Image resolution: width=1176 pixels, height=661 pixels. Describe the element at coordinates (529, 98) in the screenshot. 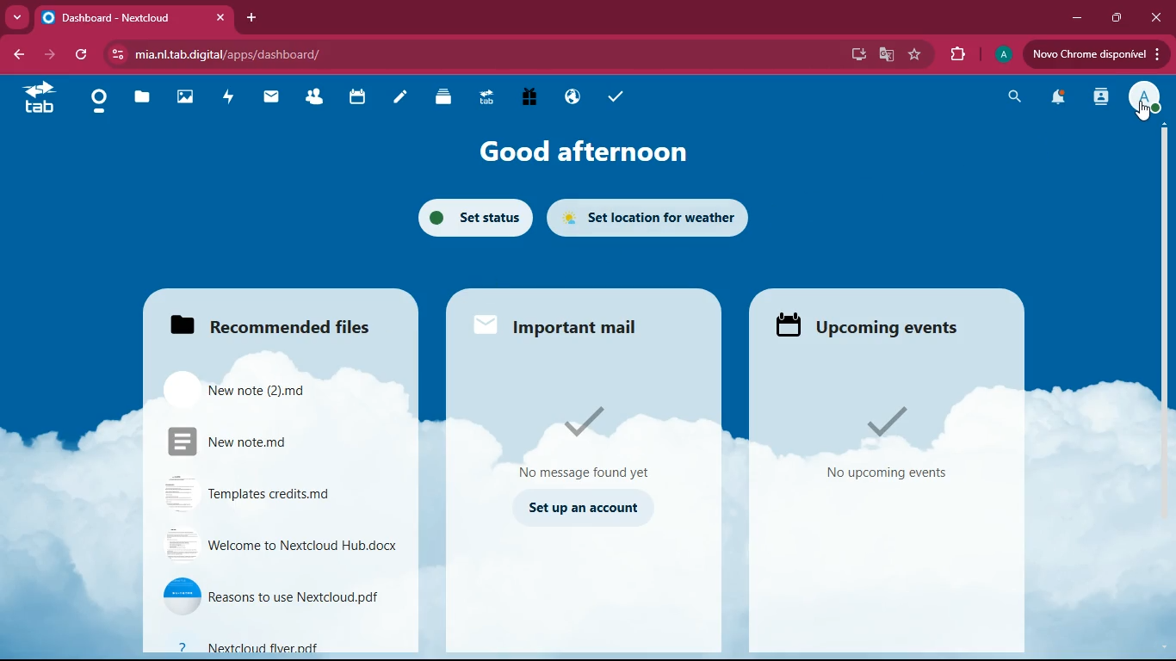

I see `gift` at that location.